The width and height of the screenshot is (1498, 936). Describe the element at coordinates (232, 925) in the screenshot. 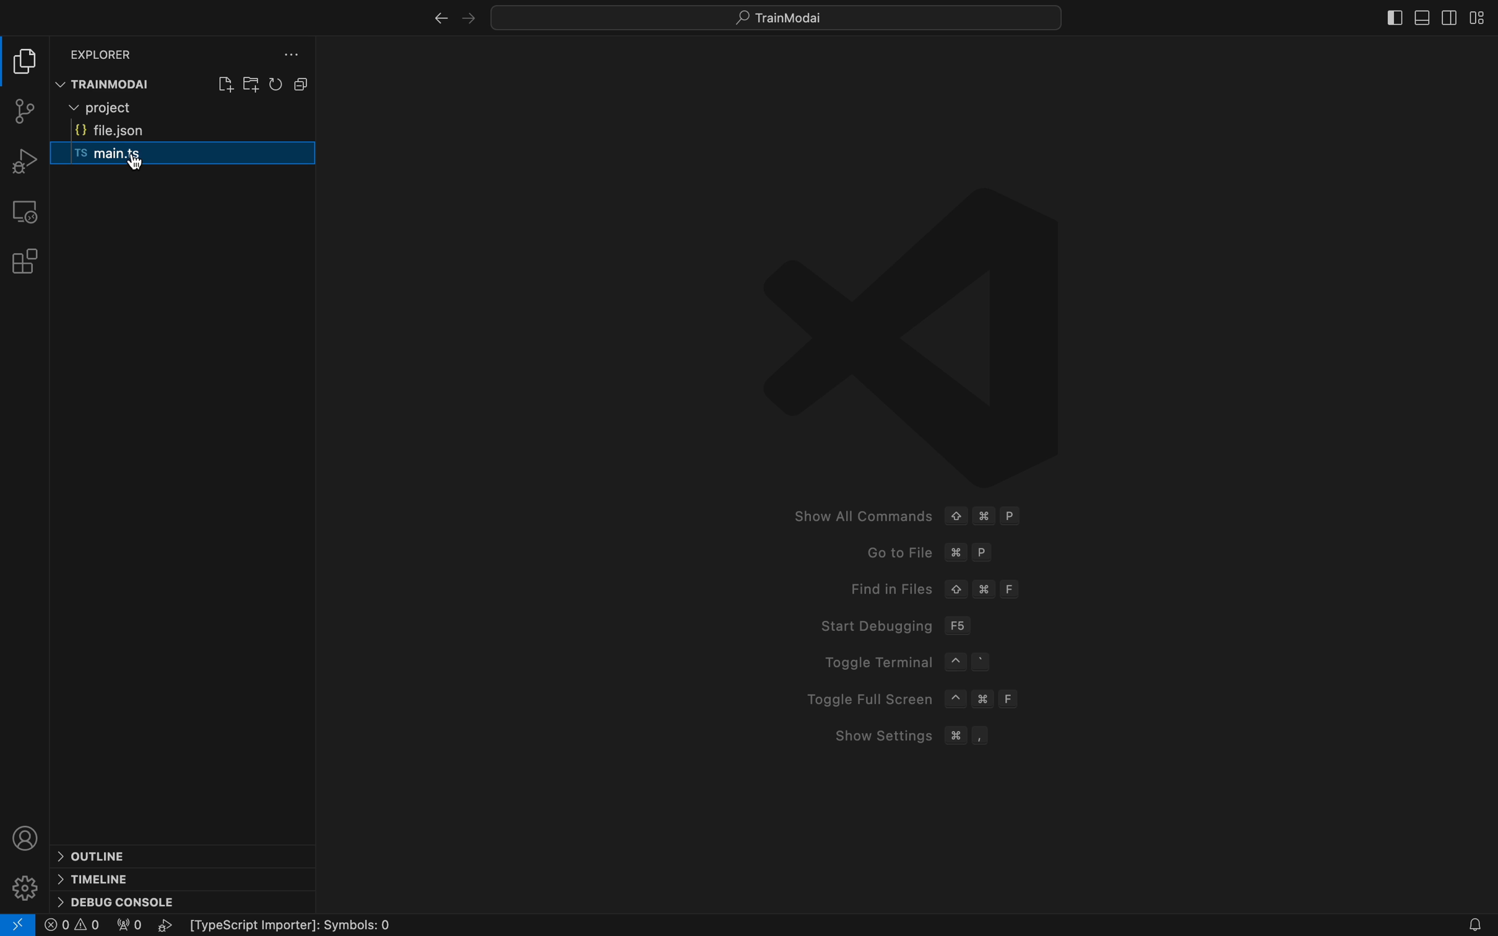

I see `error logs` at that location.